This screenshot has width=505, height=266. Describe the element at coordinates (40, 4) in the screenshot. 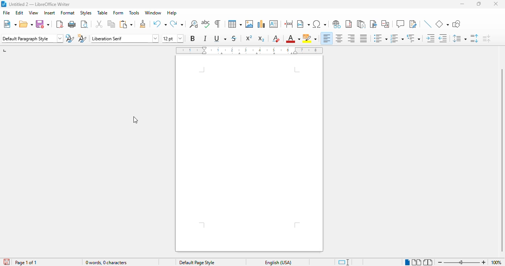

I see `title` at that location.